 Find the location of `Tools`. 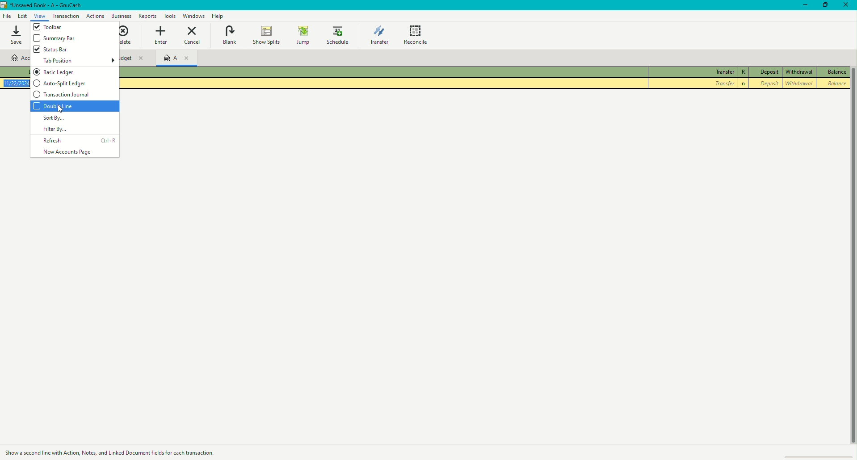

Tools is located at coordinates (169, 16).